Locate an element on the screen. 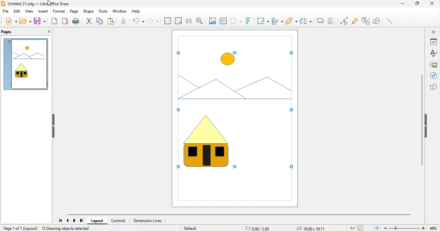 This screenshot has width=440, height=232. vertical slider is located at coordinates (422, 120).